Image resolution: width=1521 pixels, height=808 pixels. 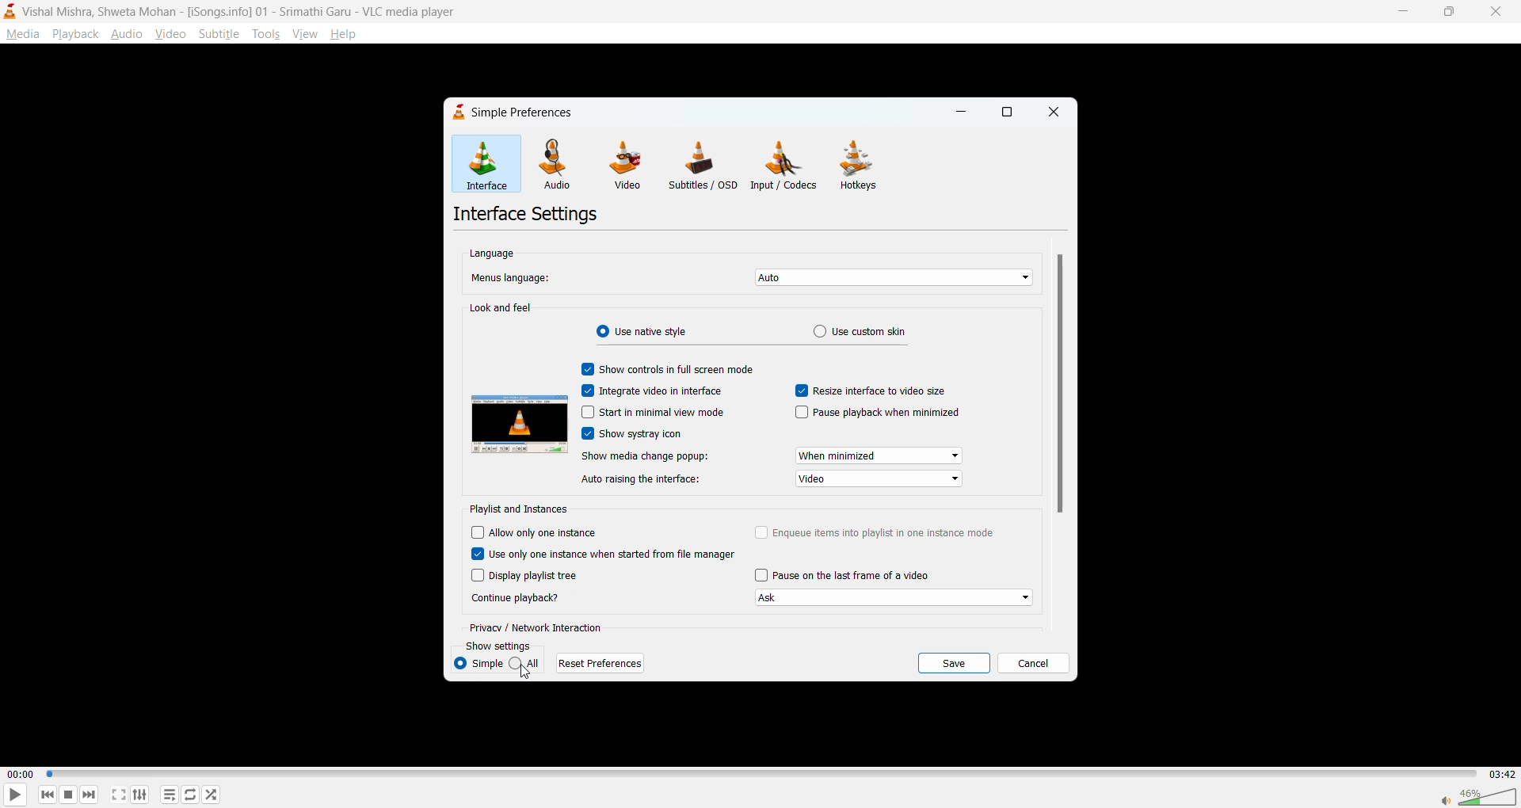 I want to click on cancel, so click(x=1033, y=665).